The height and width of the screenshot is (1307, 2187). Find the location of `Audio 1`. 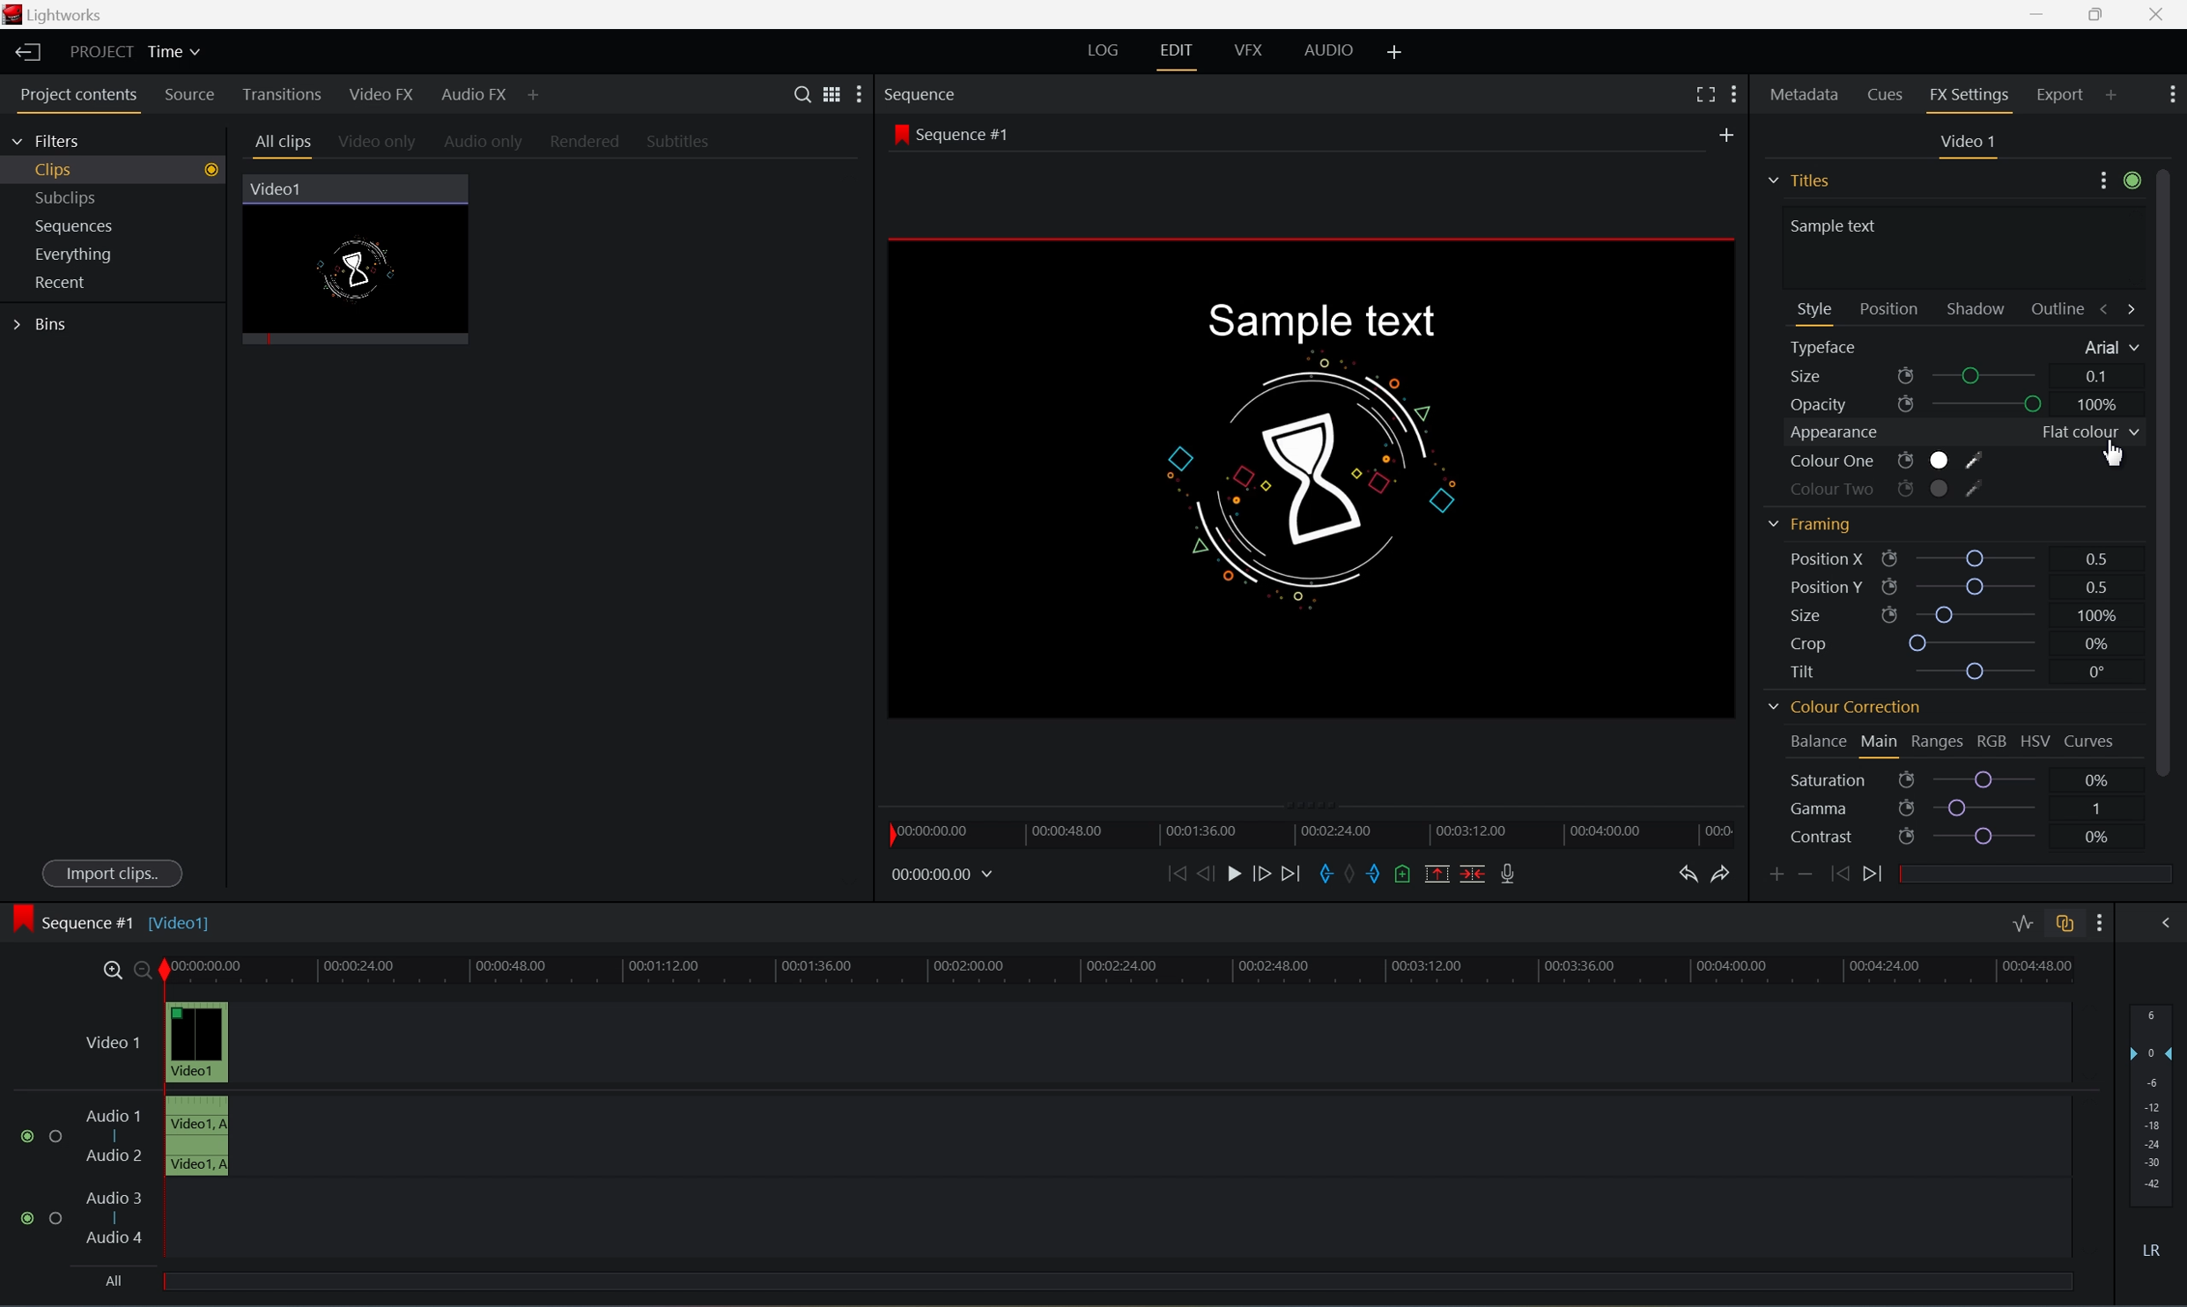

Audio 1 is located at coordinates (114, 1116).